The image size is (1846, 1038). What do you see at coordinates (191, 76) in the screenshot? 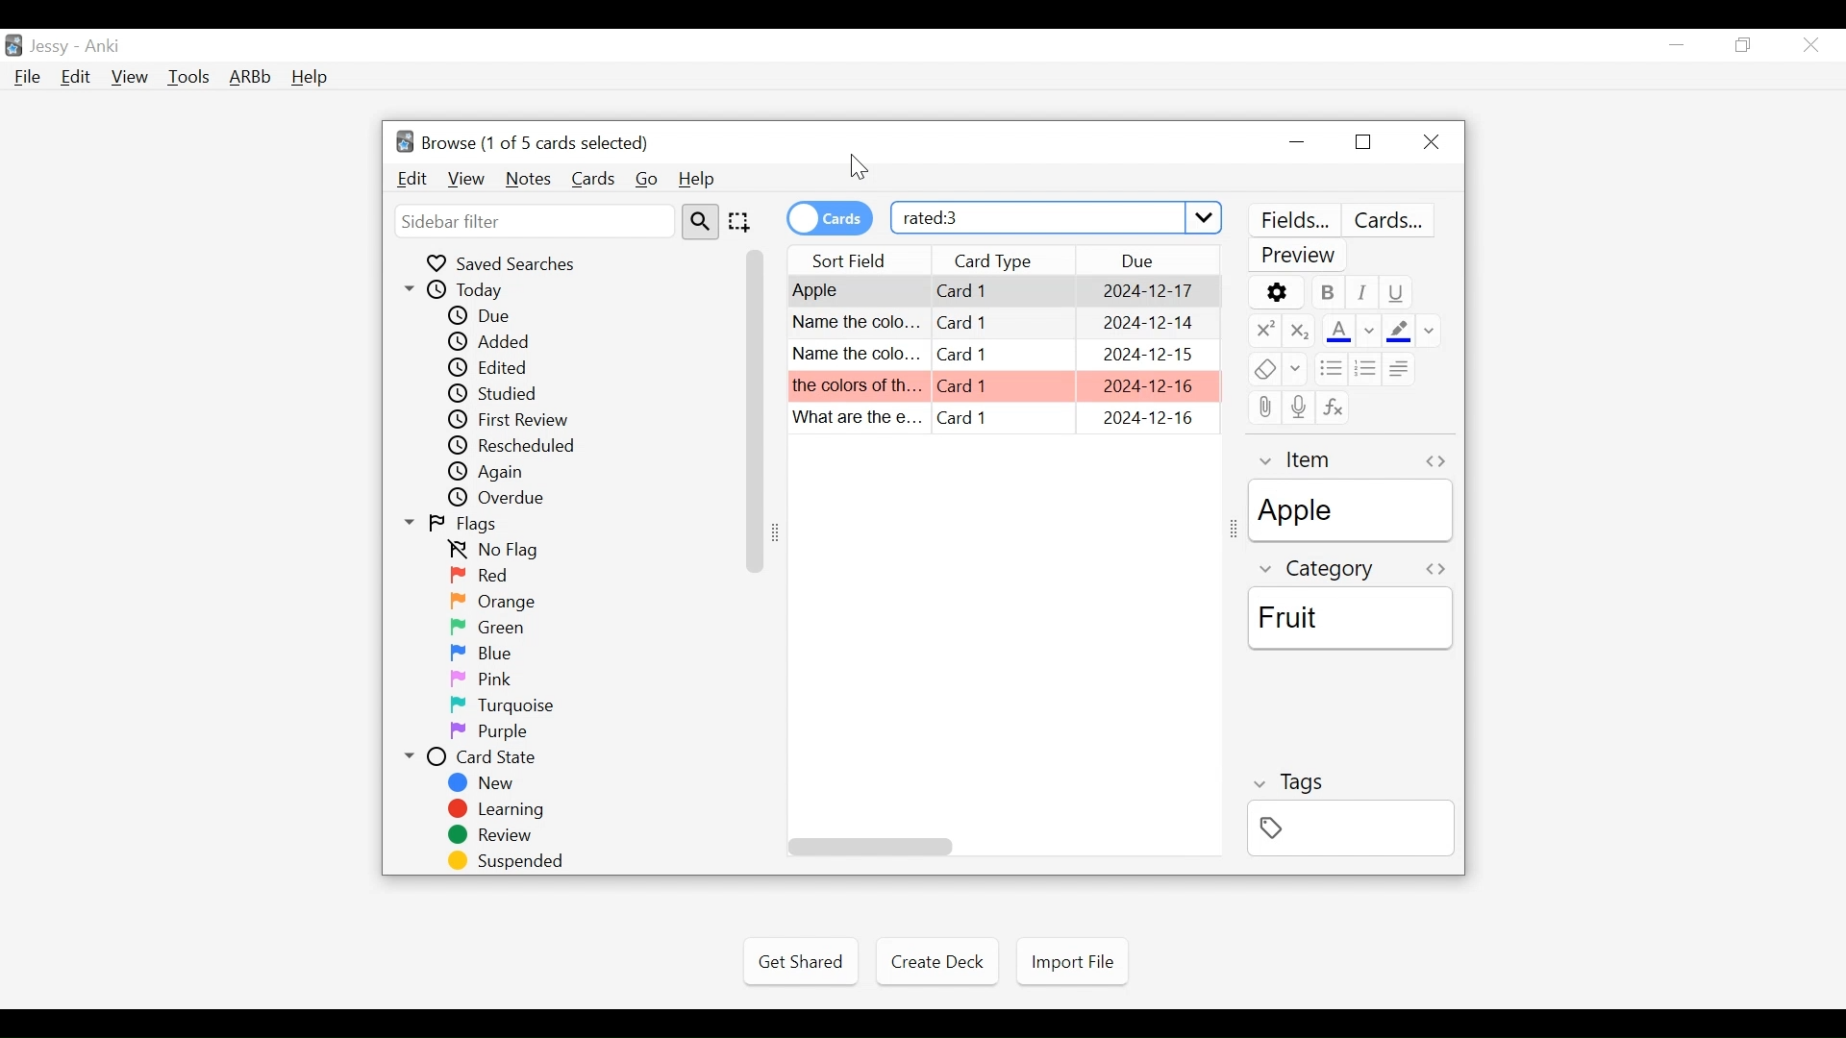
I see `Tools` at bounding box center [191, 76].